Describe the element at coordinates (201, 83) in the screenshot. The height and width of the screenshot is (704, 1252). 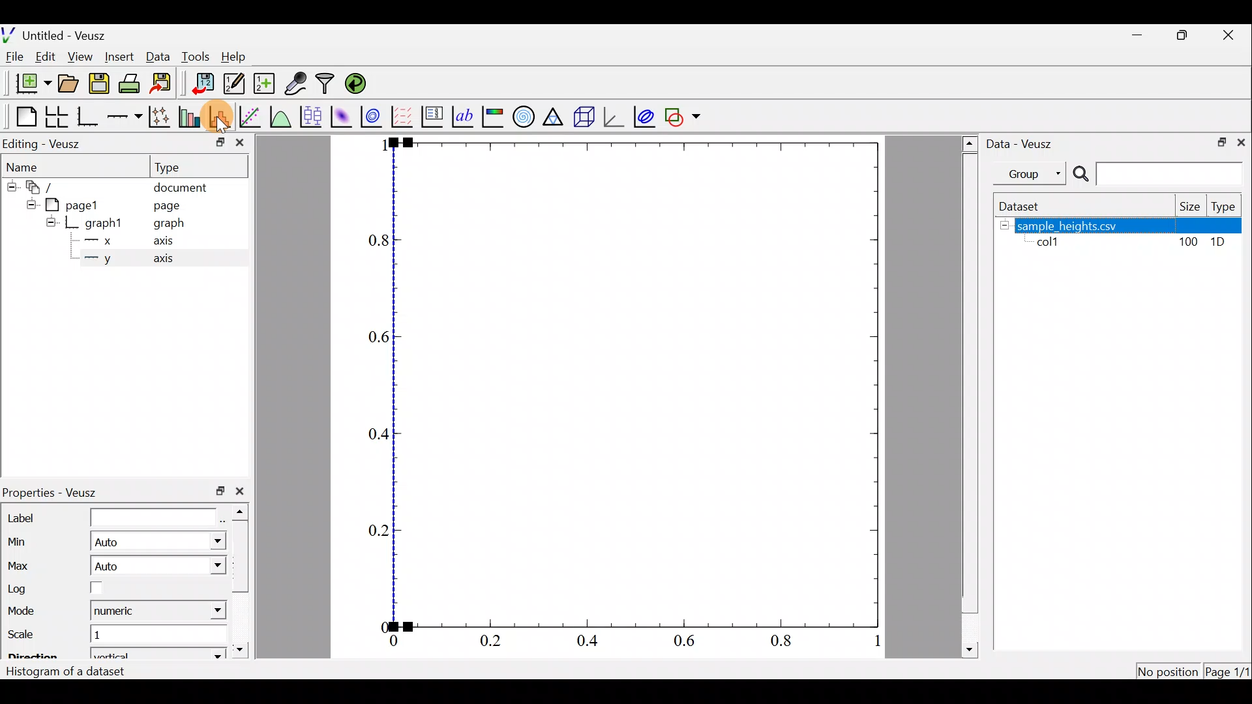
I see `import data into Veusz` at that location.